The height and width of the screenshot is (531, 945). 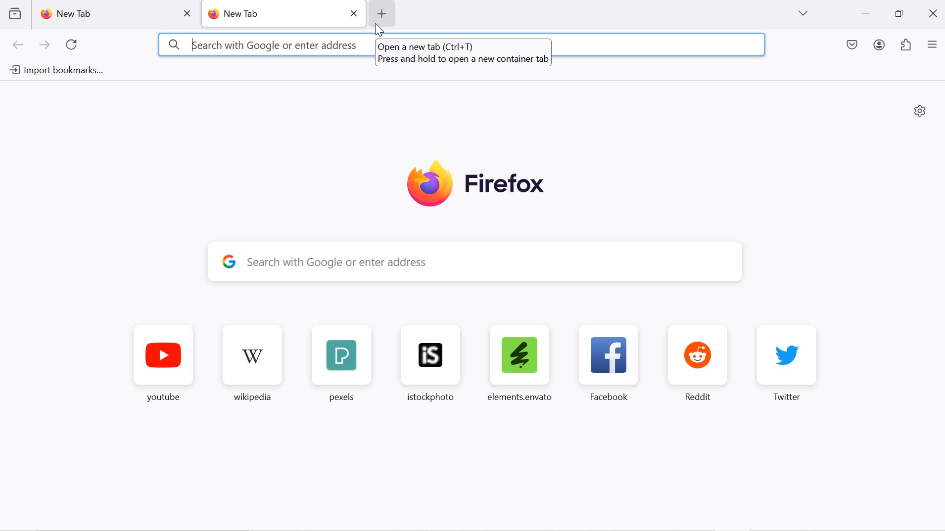 I want to click on restore down, so click(x=898, y=14).